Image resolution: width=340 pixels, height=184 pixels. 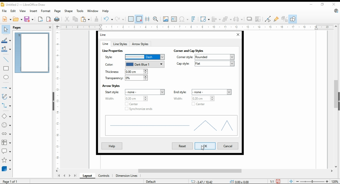 I want to click on pages, so click(x=19, y=27).